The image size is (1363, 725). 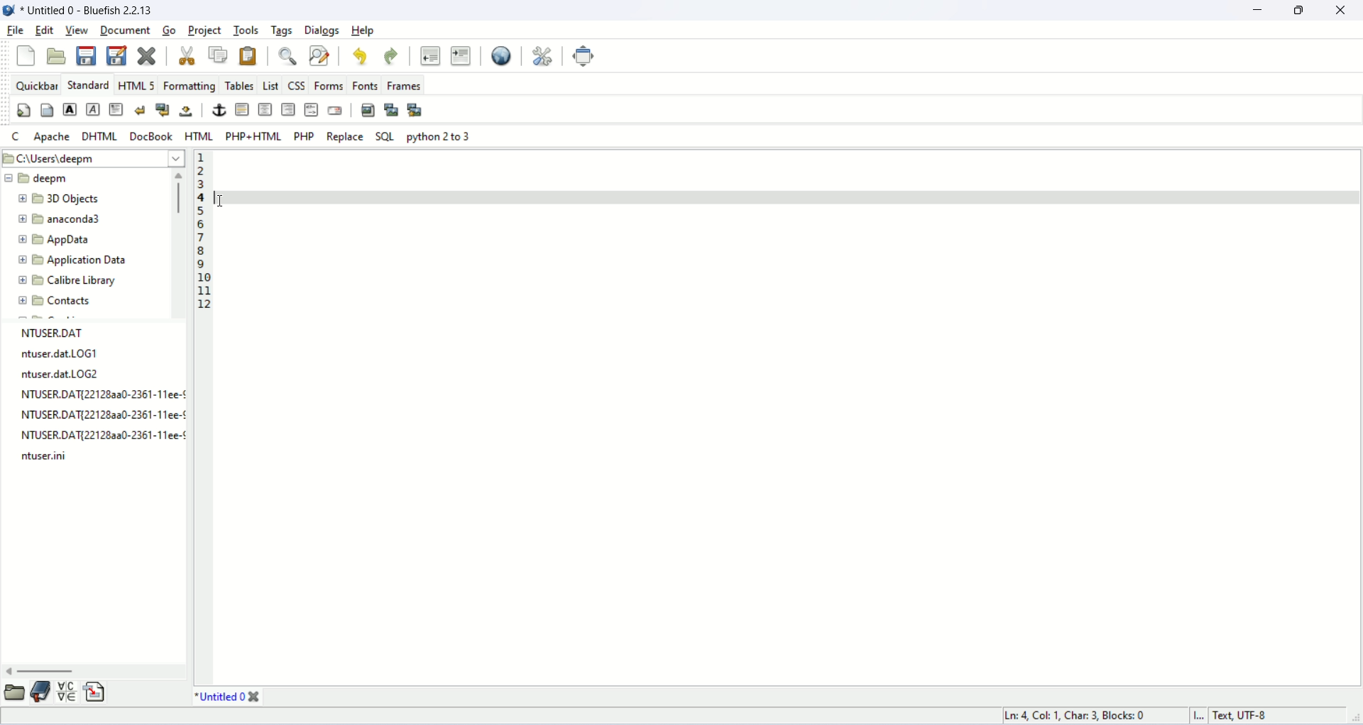 What do you see at coordinates (369, 111) in the screenshot?
I see `insert image` at bounding box center [369, 111].